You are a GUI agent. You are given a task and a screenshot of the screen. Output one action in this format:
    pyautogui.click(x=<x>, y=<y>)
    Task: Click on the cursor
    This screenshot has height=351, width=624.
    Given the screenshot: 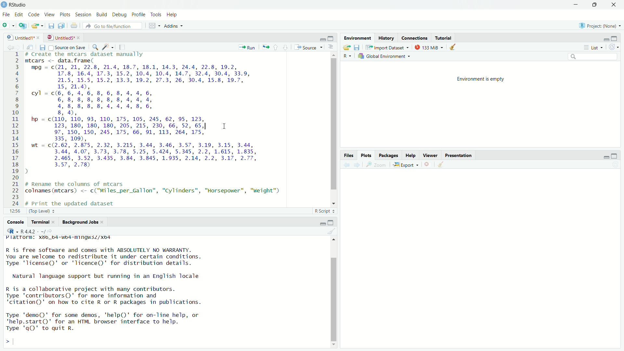 What is the action you would take?
    pyautogui.click(x=224, y=126)
    